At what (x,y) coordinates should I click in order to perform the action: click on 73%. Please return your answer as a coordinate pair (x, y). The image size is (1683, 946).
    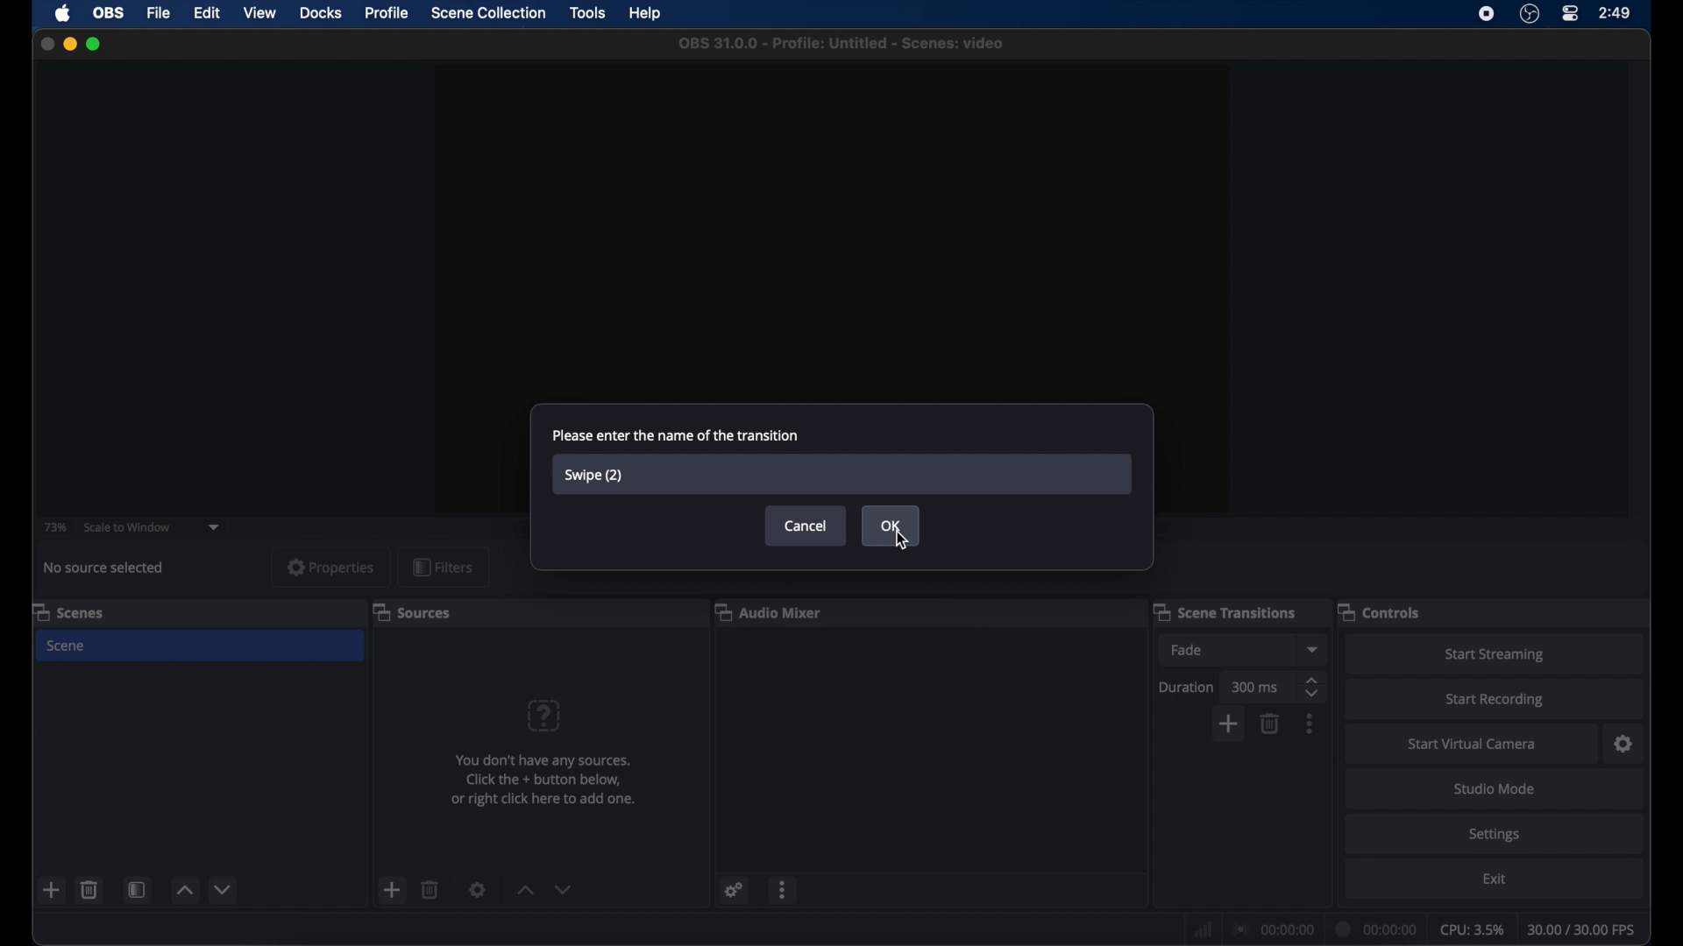
    Looking at the image, I should click on (54, 527).